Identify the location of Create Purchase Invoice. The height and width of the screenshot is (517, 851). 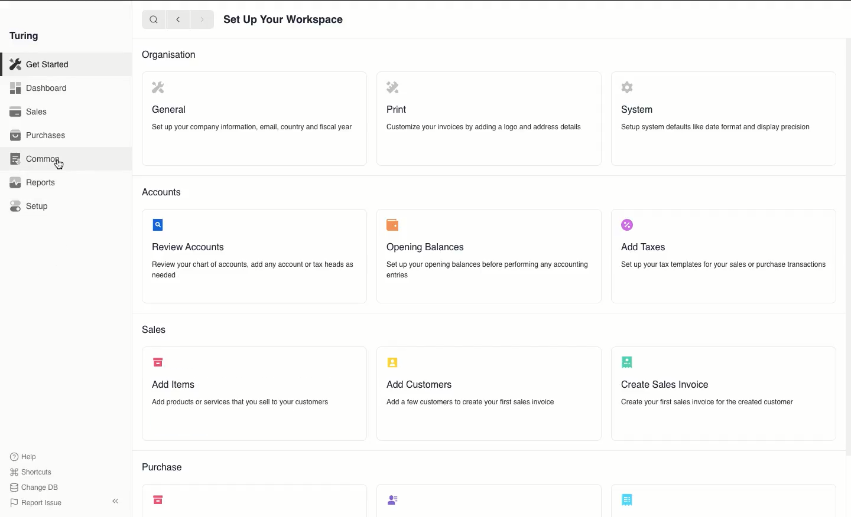
(624, 499).